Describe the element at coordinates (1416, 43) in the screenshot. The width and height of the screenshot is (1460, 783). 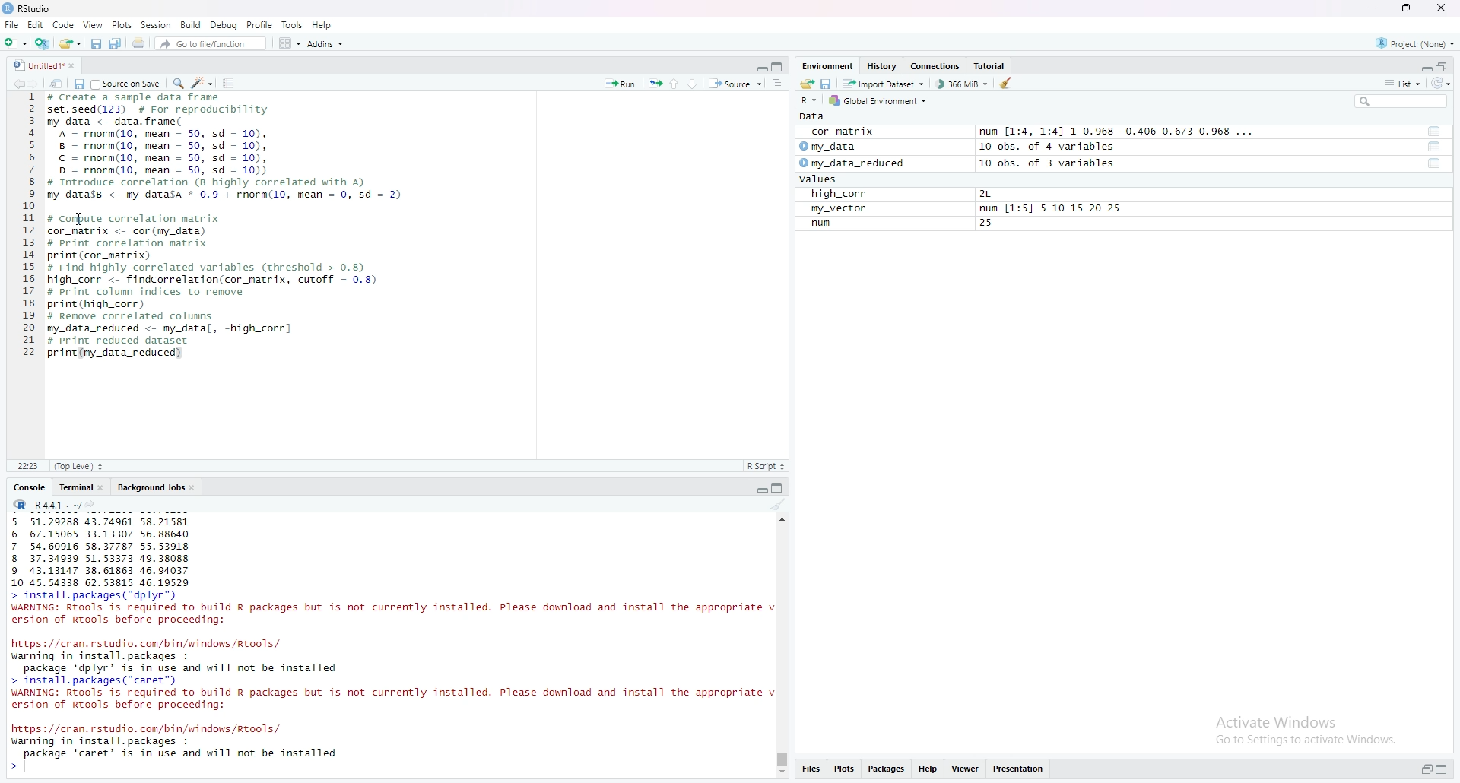
I see `Project: (None)` at that location.